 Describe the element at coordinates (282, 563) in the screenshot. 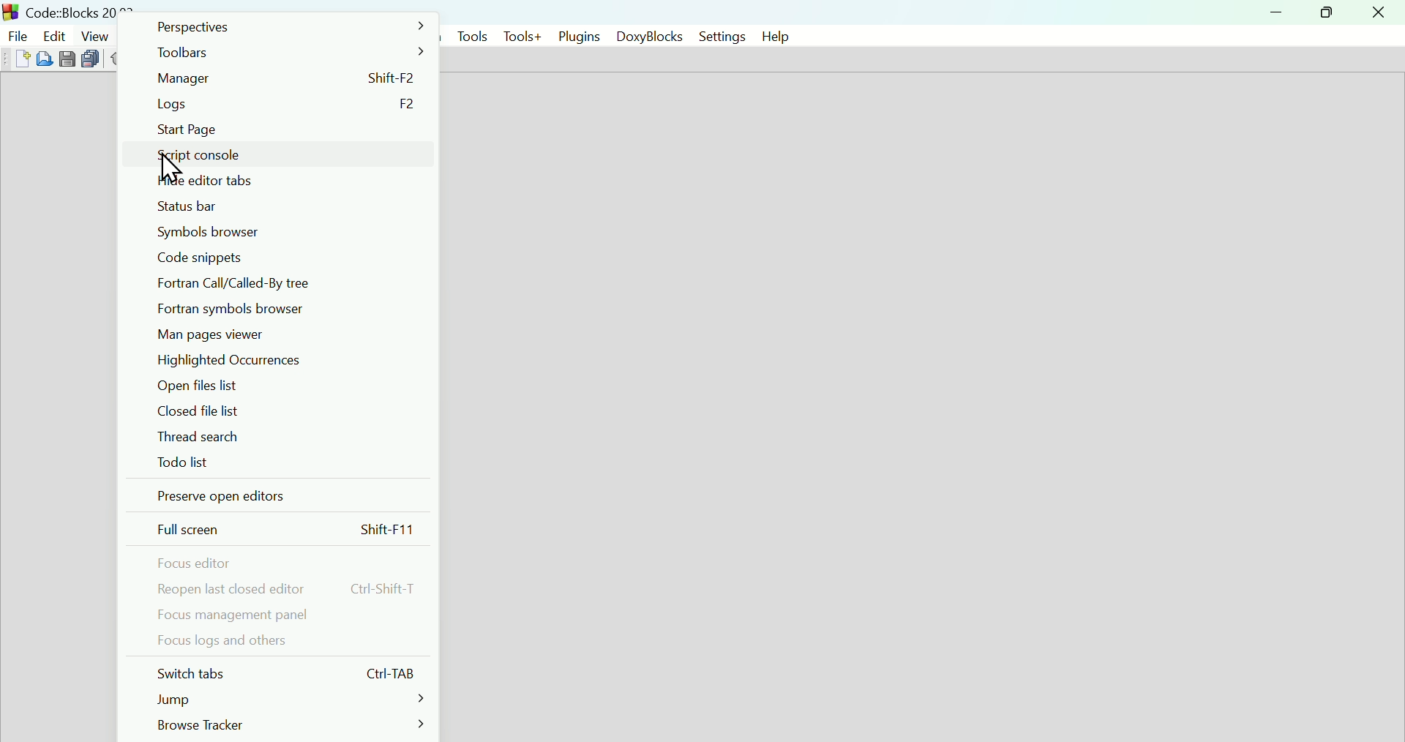

I see `Focus editor` at that location.